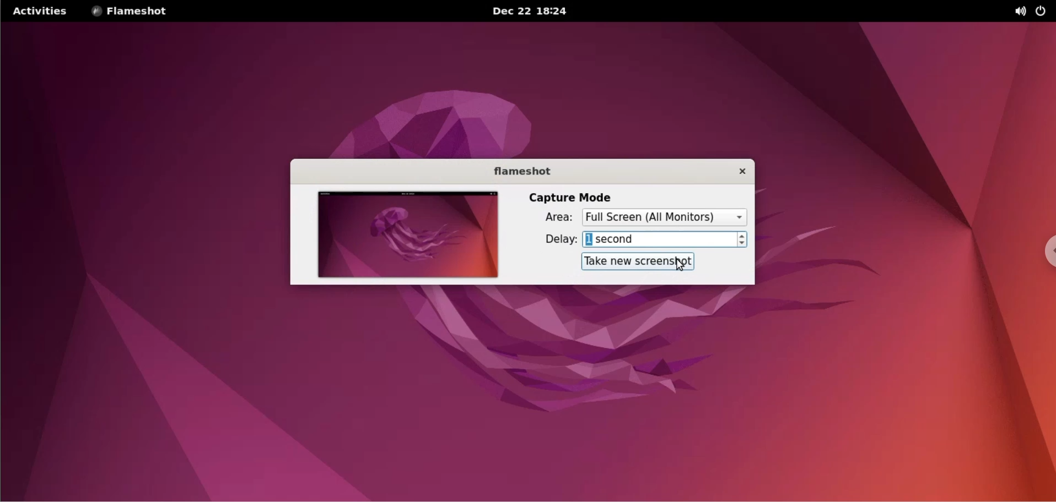  Describe the element at coordinates (553, 239) in the screenshot. I see `delay:` at that location.